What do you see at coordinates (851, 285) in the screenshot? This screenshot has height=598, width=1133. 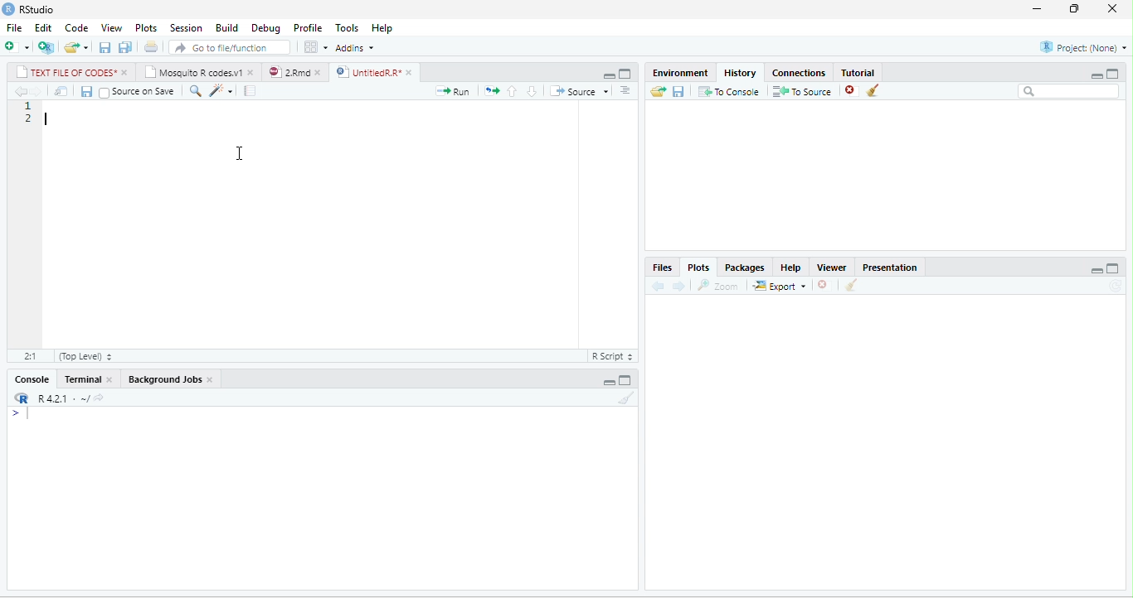 I see `clear` at bounding box center [851, 285].